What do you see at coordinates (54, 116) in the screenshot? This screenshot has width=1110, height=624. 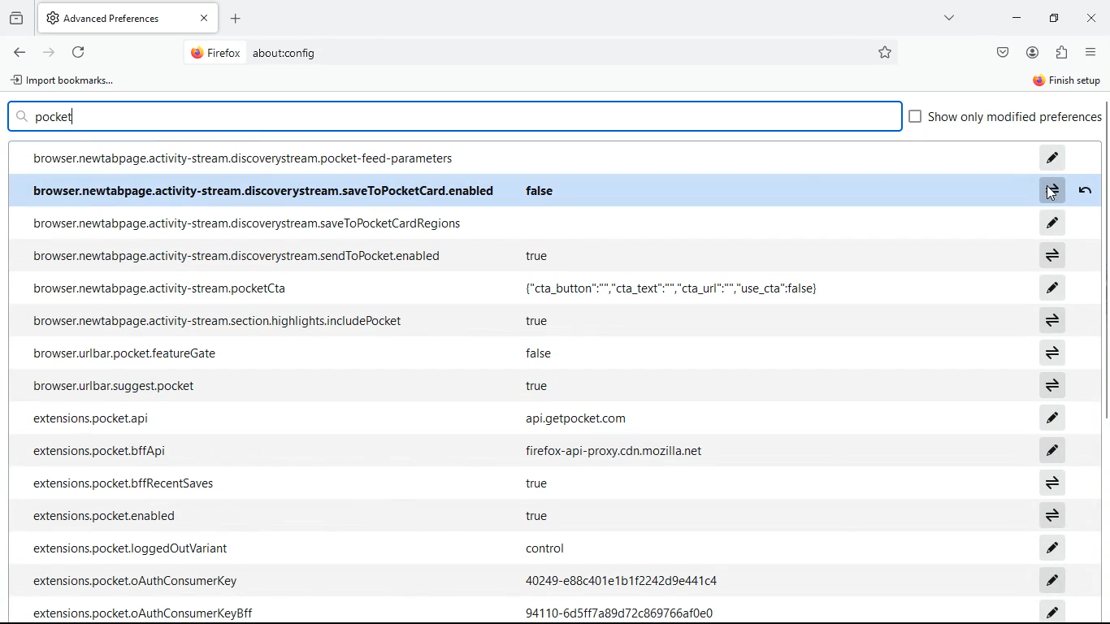 I see `pocket` at bounding box center [54, 116].